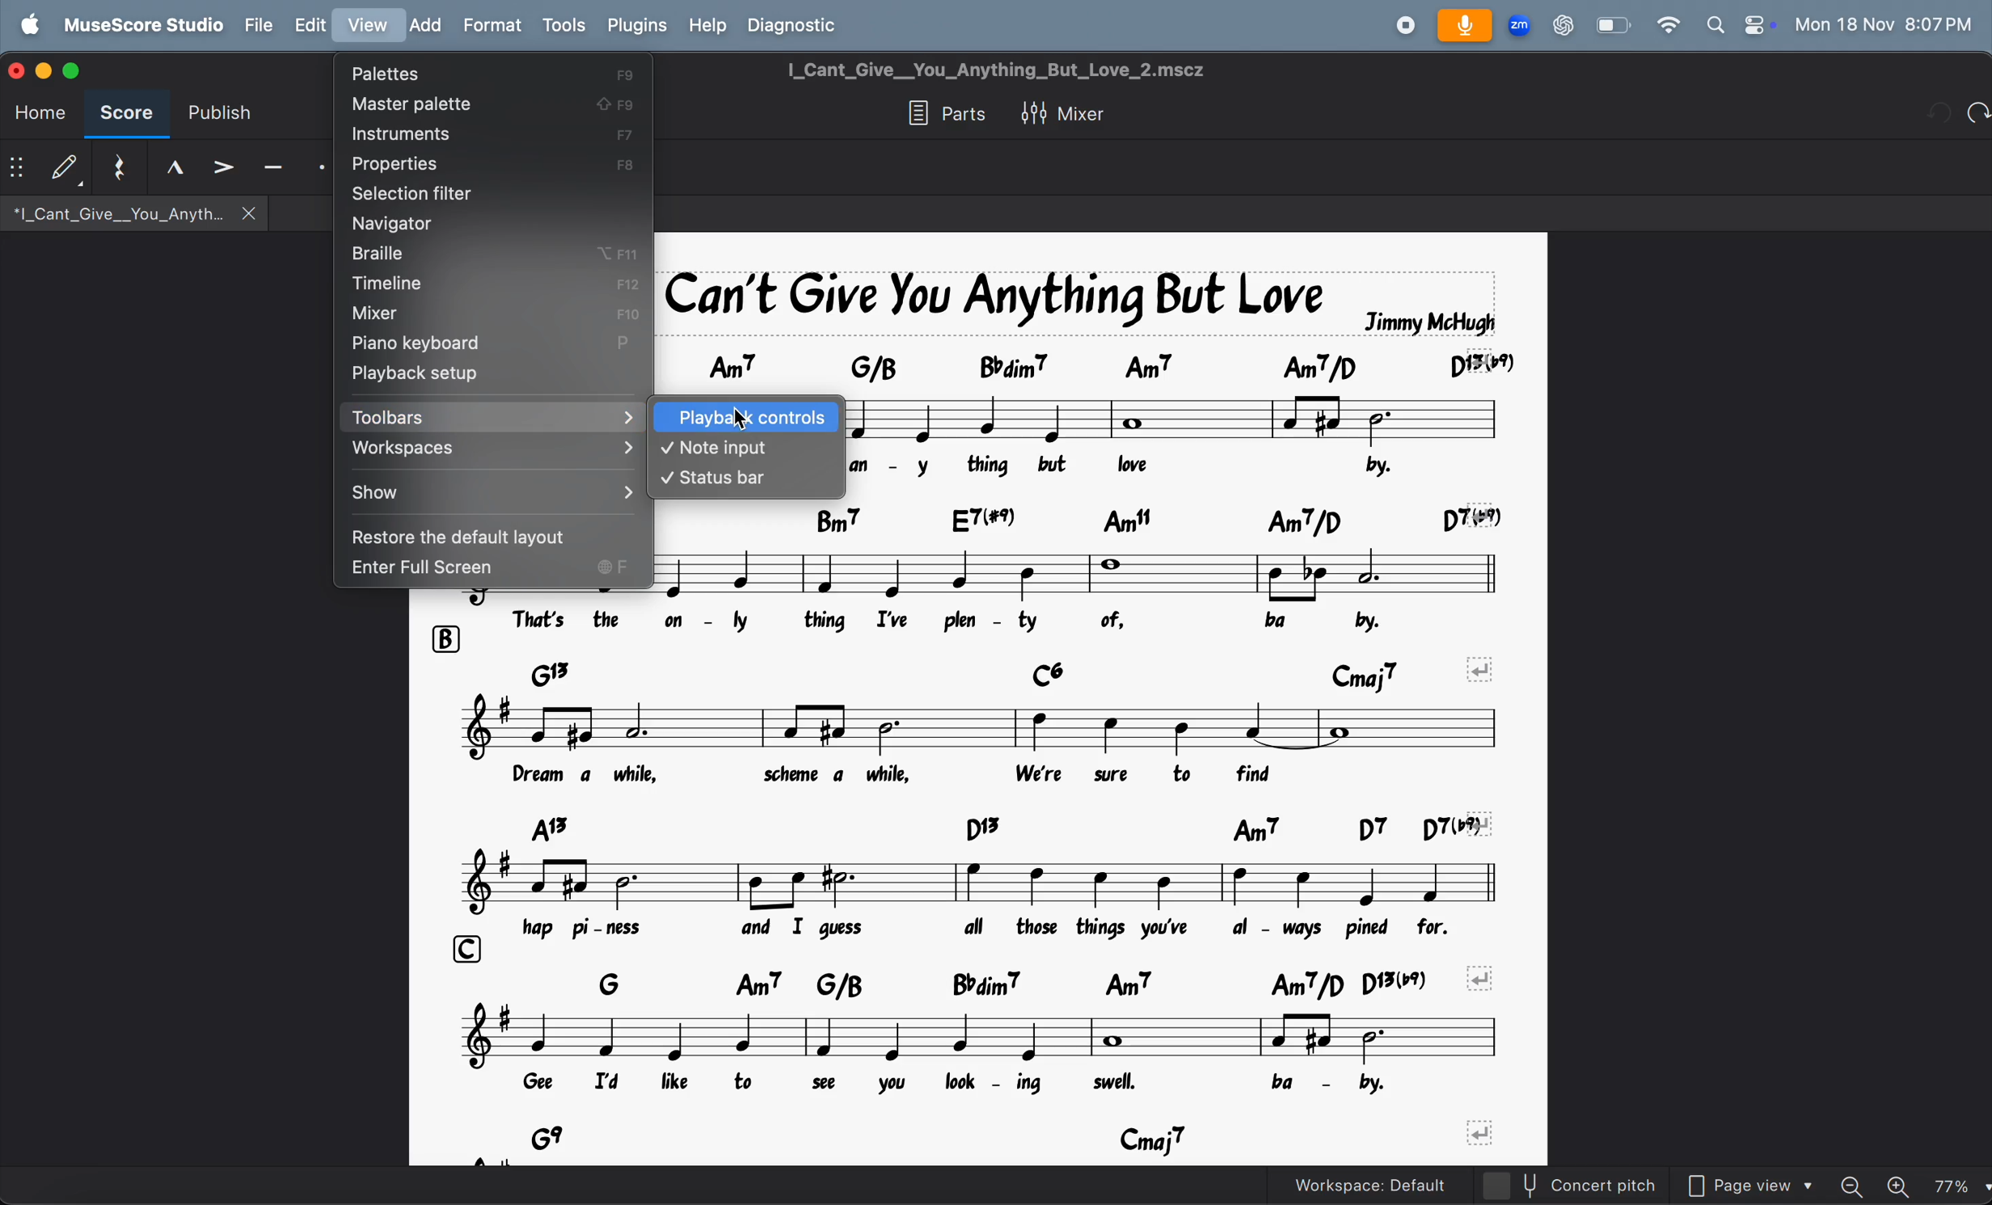 This screenshot has width=1992, height=1205. I want to click on notes, so click(985, 883).